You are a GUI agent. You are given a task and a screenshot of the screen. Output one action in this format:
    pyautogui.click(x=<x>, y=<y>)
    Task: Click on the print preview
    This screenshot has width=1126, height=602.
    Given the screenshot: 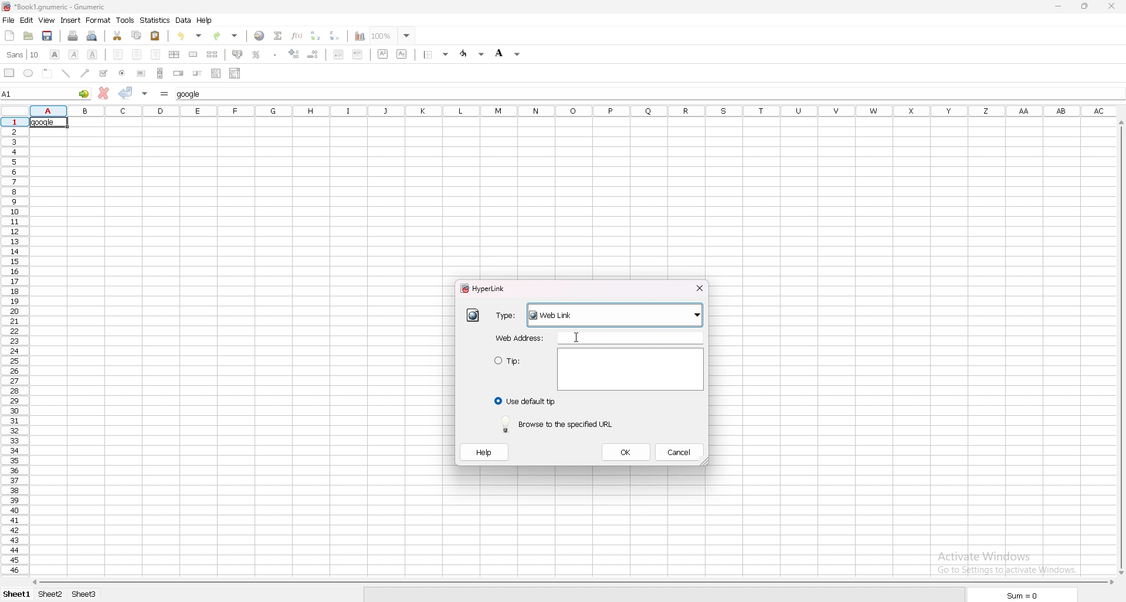 What is the action you would take?
    pyautogui.click(x=93, y=36)
    